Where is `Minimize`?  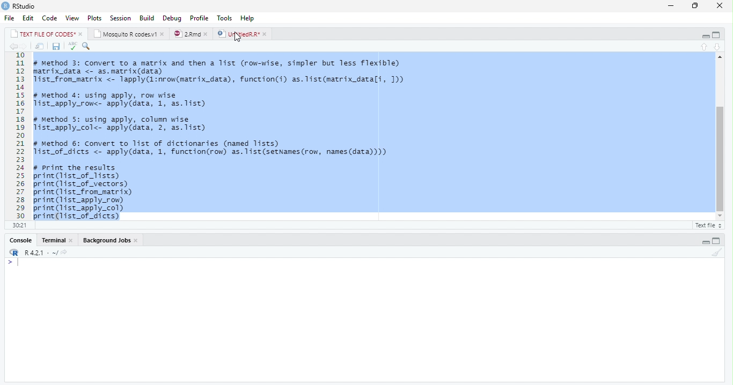
Minimize is located at coordinates (671, 5).